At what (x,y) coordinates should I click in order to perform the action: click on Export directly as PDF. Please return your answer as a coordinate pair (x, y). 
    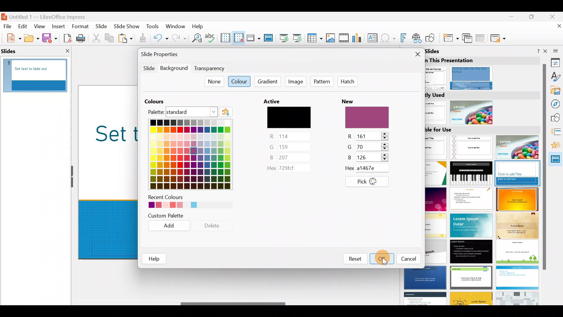
    Looking at the image, I should click on (66, 38).